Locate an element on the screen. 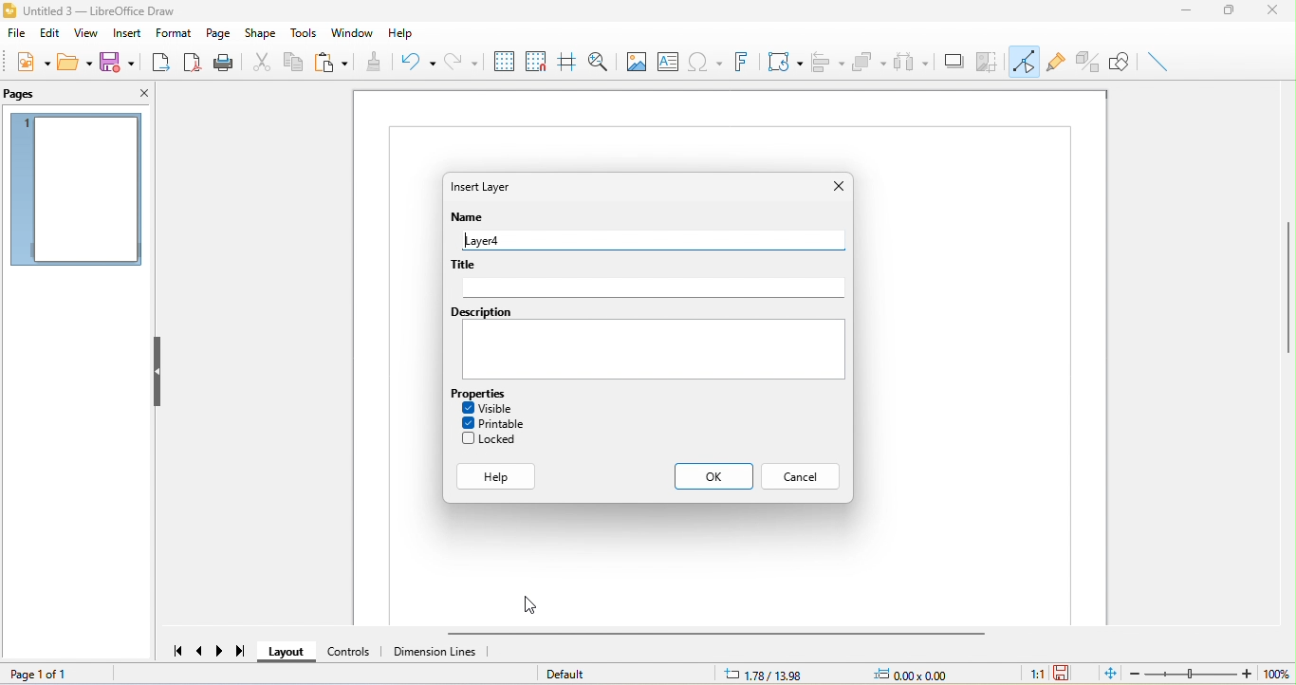 The height and width of the screenshot is (685, 1296). save is located at coordinates (122, 62).